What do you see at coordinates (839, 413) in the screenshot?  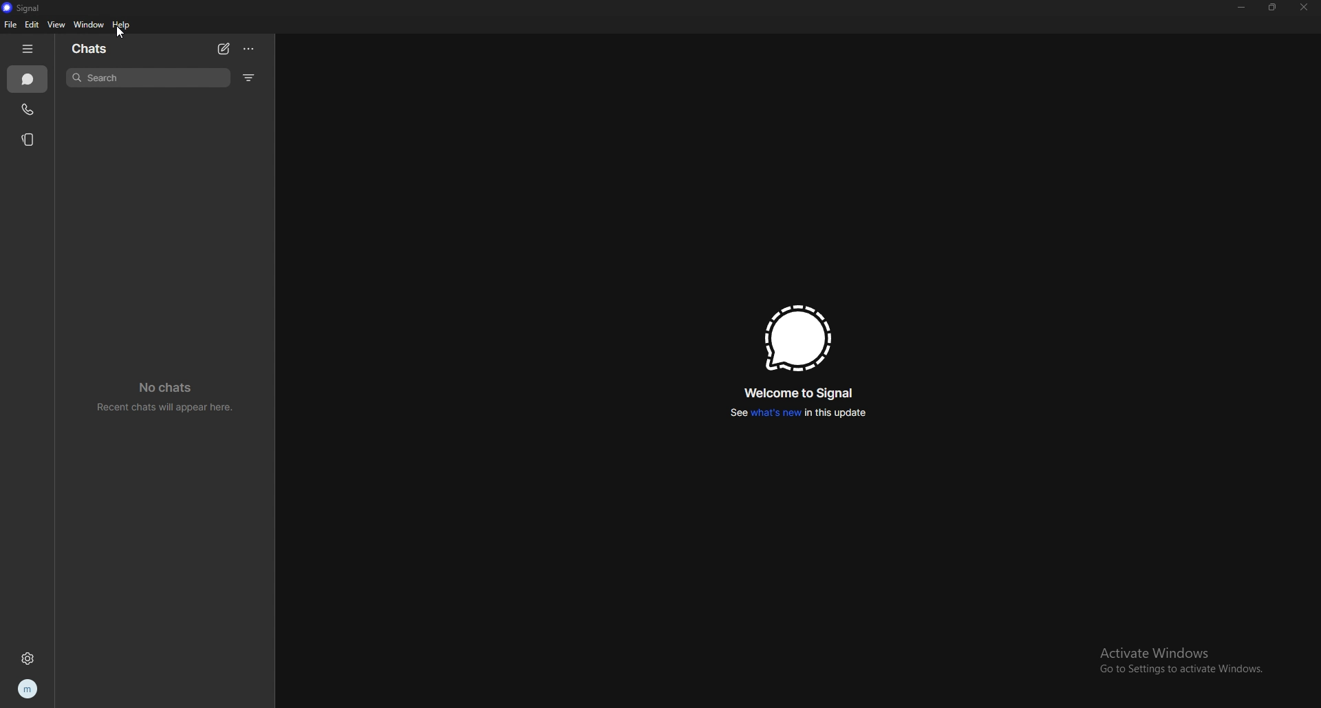 I see `in this update` at bounding box center [839, 413].